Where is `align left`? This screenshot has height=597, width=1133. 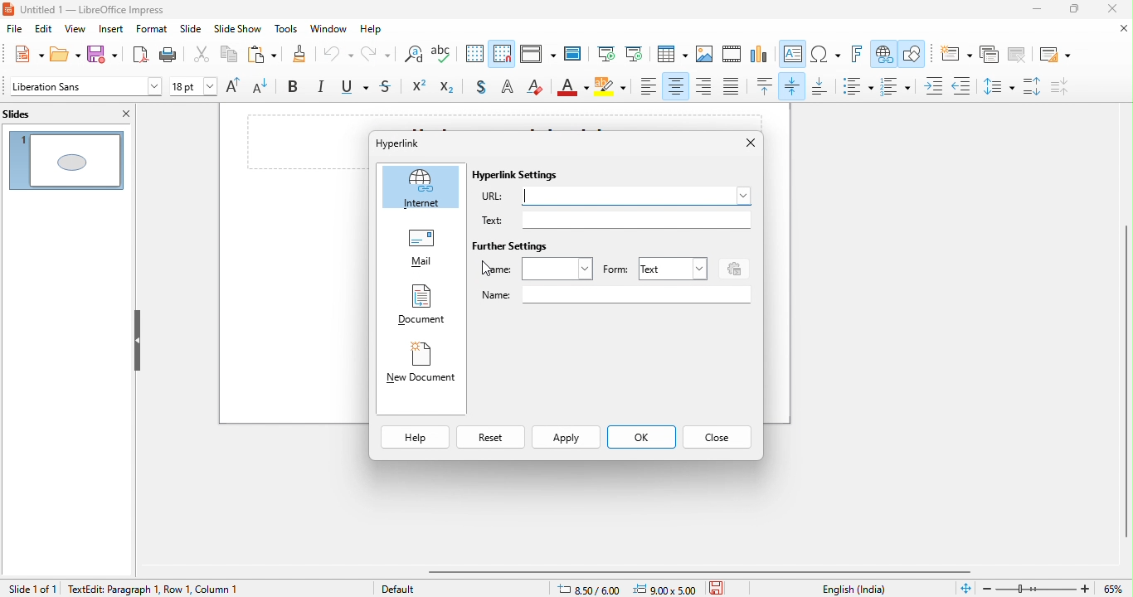
align left is located at coordinates (649, 86).